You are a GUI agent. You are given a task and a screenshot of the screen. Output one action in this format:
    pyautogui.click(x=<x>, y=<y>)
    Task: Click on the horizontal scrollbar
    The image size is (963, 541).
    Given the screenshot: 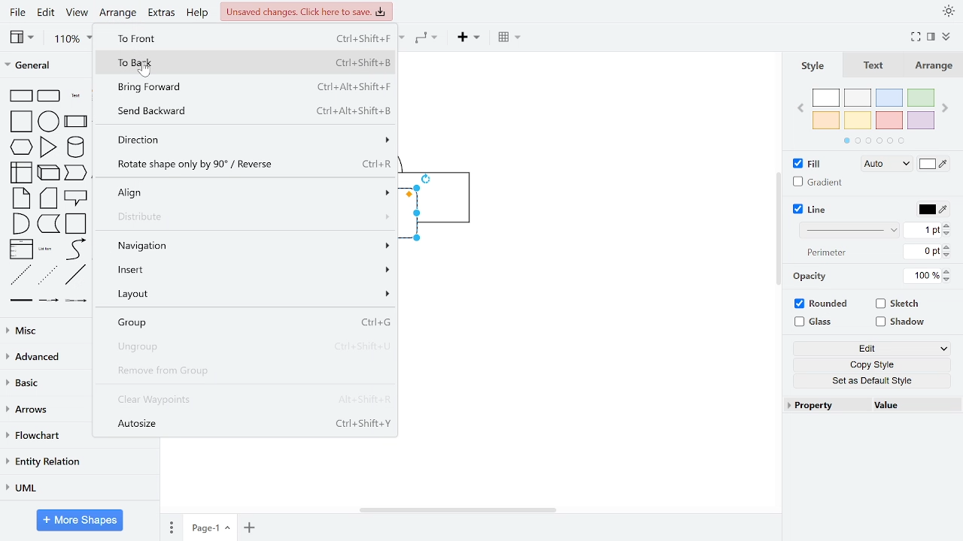 What is the action you would take?
    pyautogui.click(x=459, y=511)
    